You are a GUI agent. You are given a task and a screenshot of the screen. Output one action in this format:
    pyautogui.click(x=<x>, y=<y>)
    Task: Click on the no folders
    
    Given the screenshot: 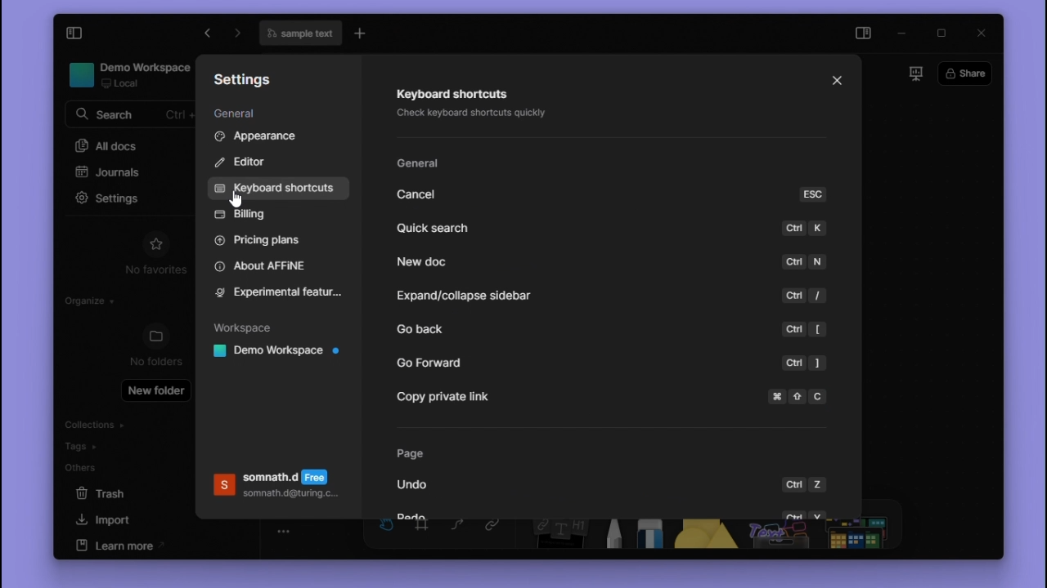 What is the action you would take?
    pyautogui.click(x=154, y=360)
    